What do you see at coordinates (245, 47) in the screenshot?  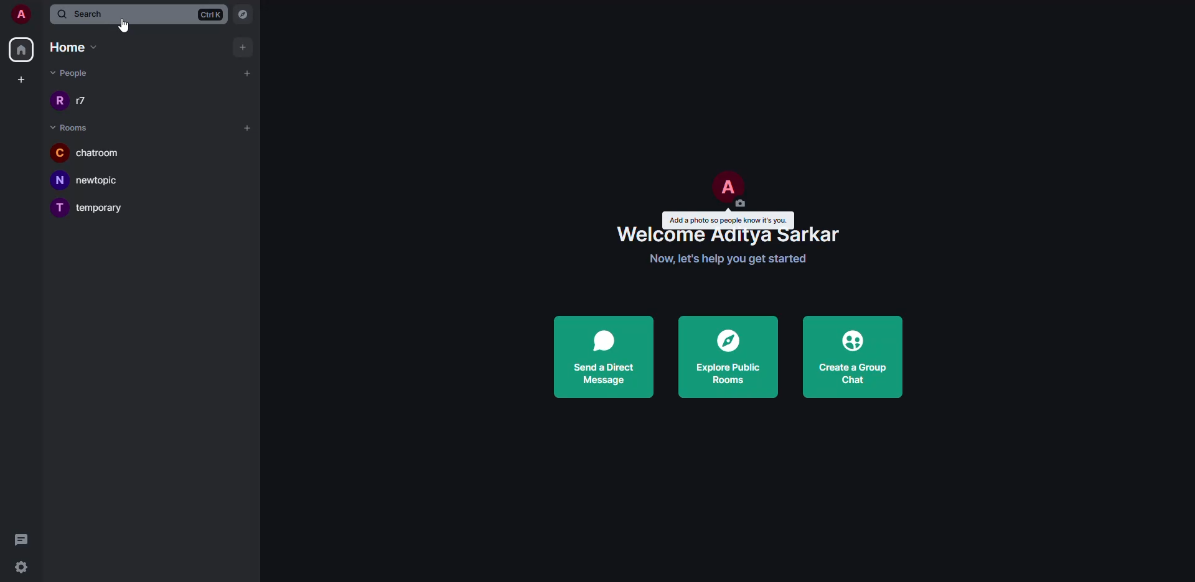 I see `add` at bounding box center [245, 47].